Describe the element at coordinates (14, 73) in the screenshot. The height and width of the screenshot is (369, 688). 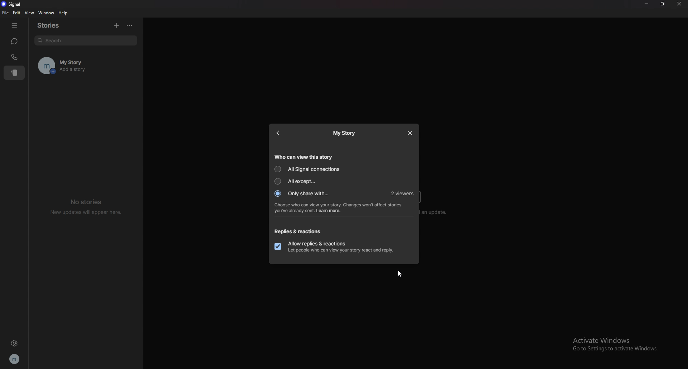
I see `stories` at that location.